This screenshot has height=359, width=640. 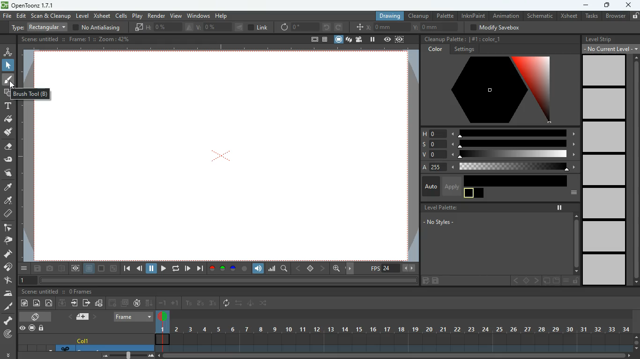 What do you see at coordinates (339, 39) in the screenshot?
I see `screen` at bounding box center [339, 39].